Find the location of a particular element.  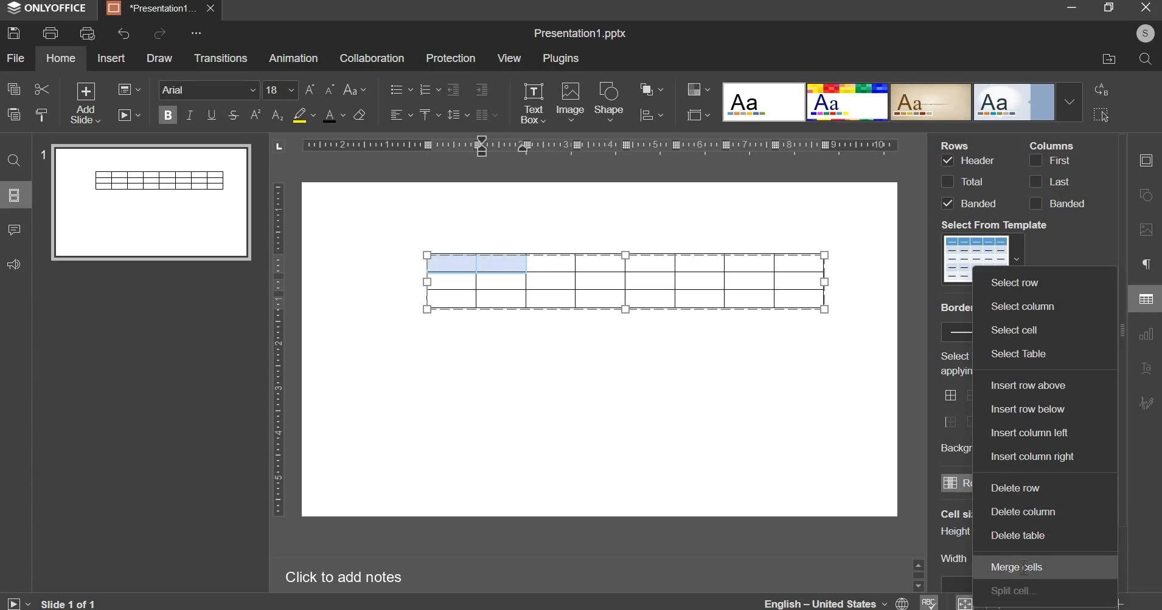

Click to add notes is located at coordinates (340, 575).